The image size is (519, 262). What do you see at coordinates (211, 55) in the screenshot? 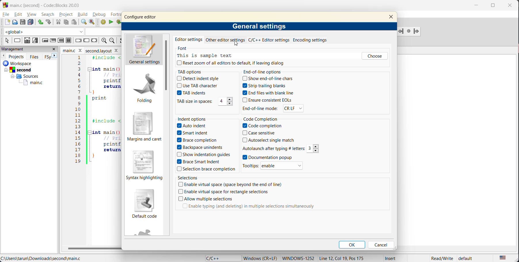
I see `this is a sample text` at bounding box center [211, 55].